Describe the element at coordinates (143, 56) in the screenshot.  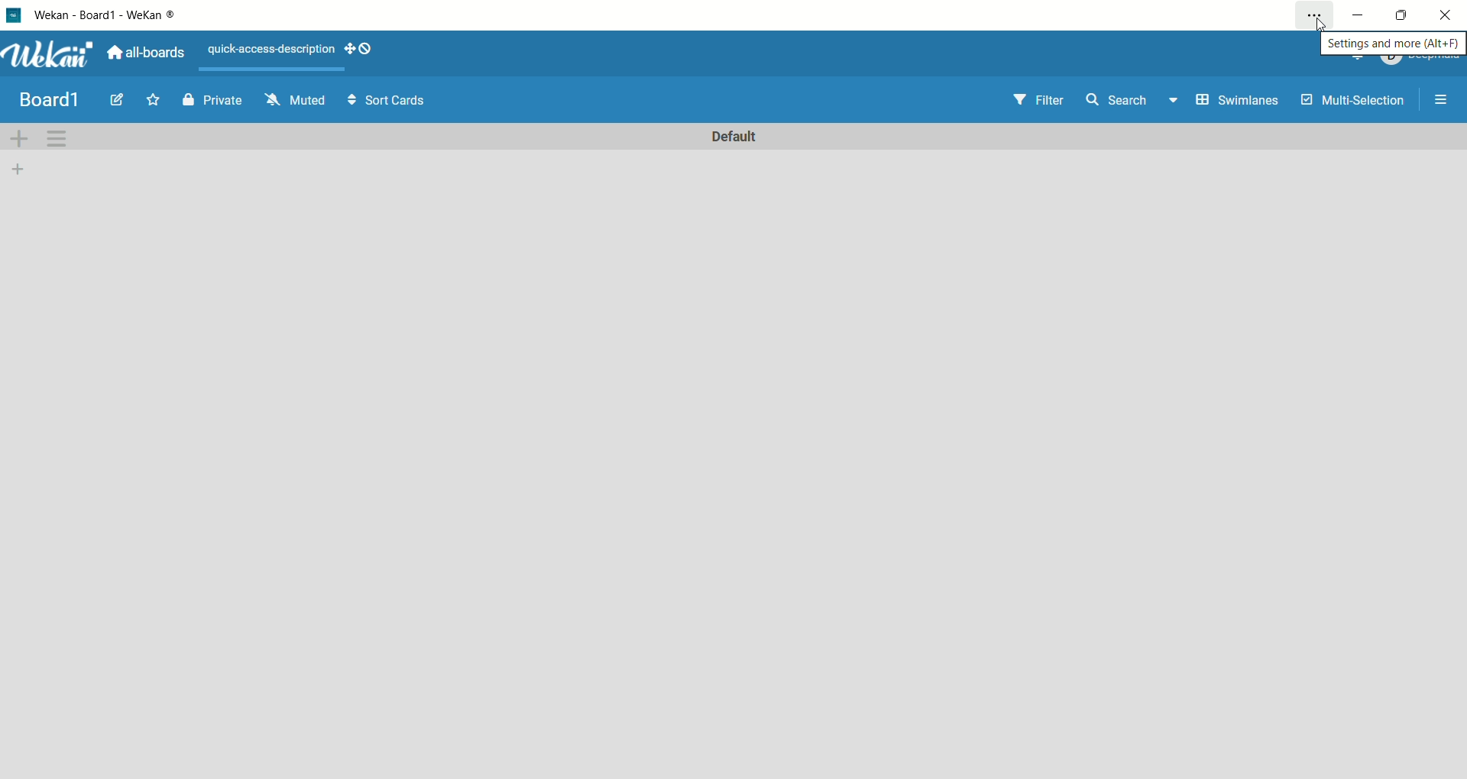
I see `all boards` at that location.